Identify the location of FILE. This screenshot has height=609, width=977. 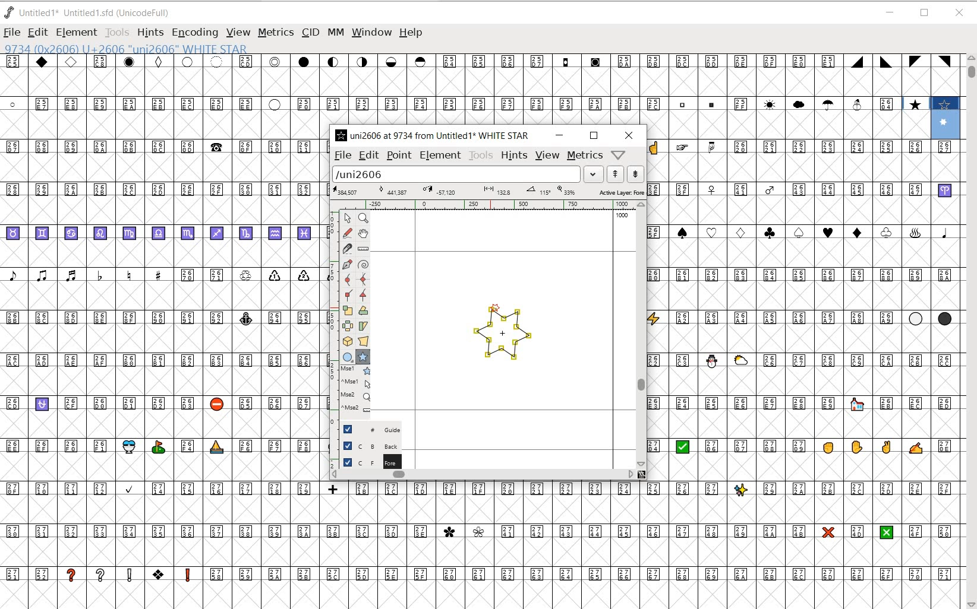
(11, 33).